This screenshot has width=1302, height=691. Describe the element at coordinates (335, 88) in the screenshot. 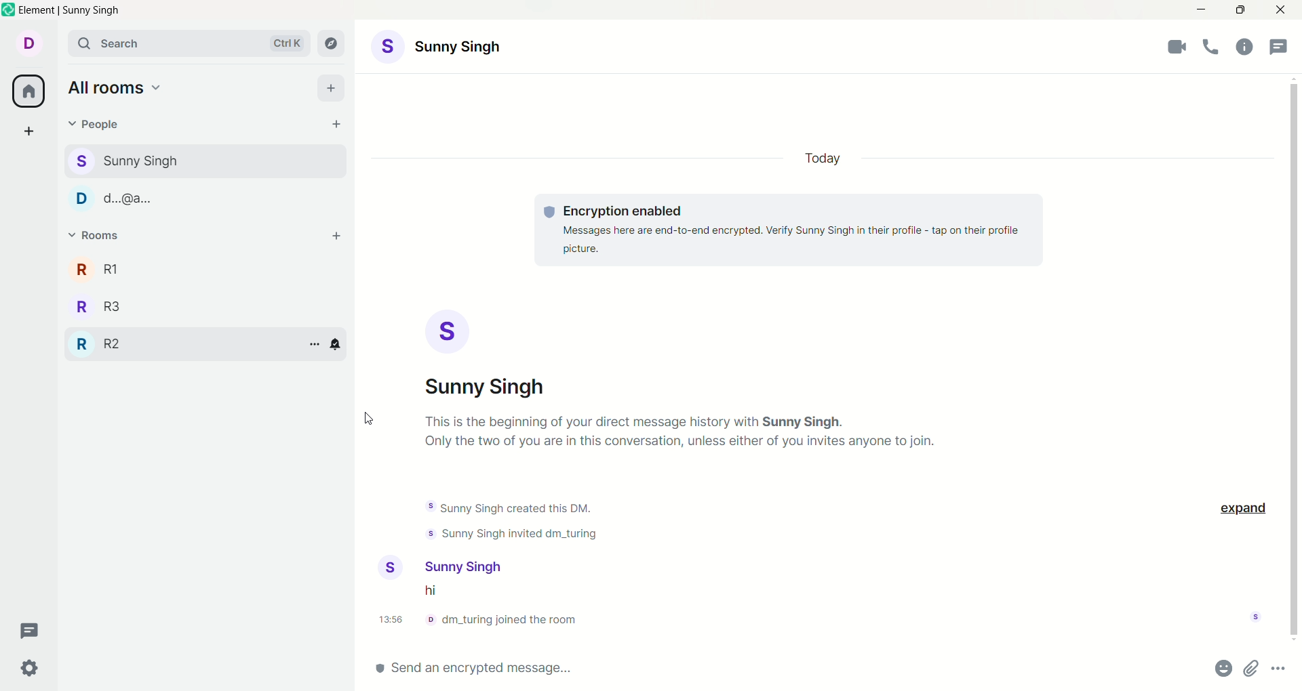

I see `add` at that location.